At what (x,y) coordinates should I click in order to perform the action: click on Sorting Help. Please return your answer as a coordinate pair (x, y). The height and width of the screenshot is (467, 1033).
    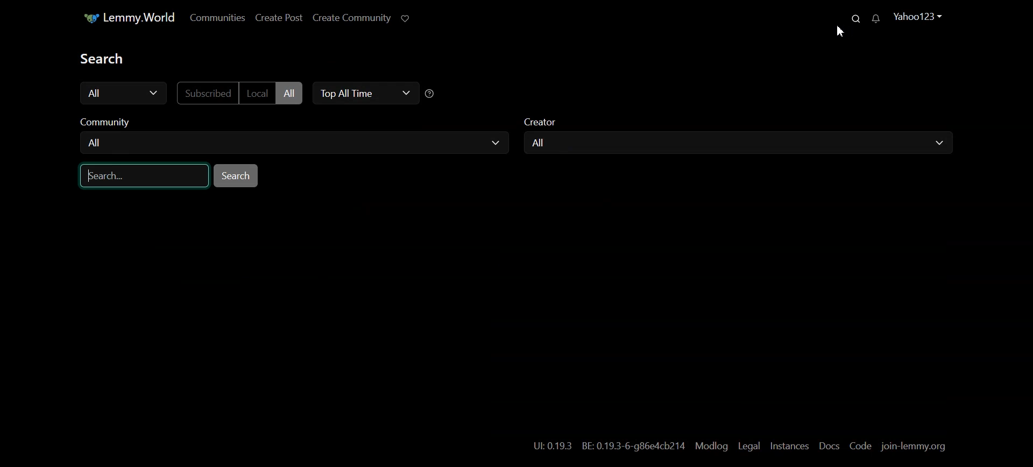
    Looking at the image, I should click on (432, 93).